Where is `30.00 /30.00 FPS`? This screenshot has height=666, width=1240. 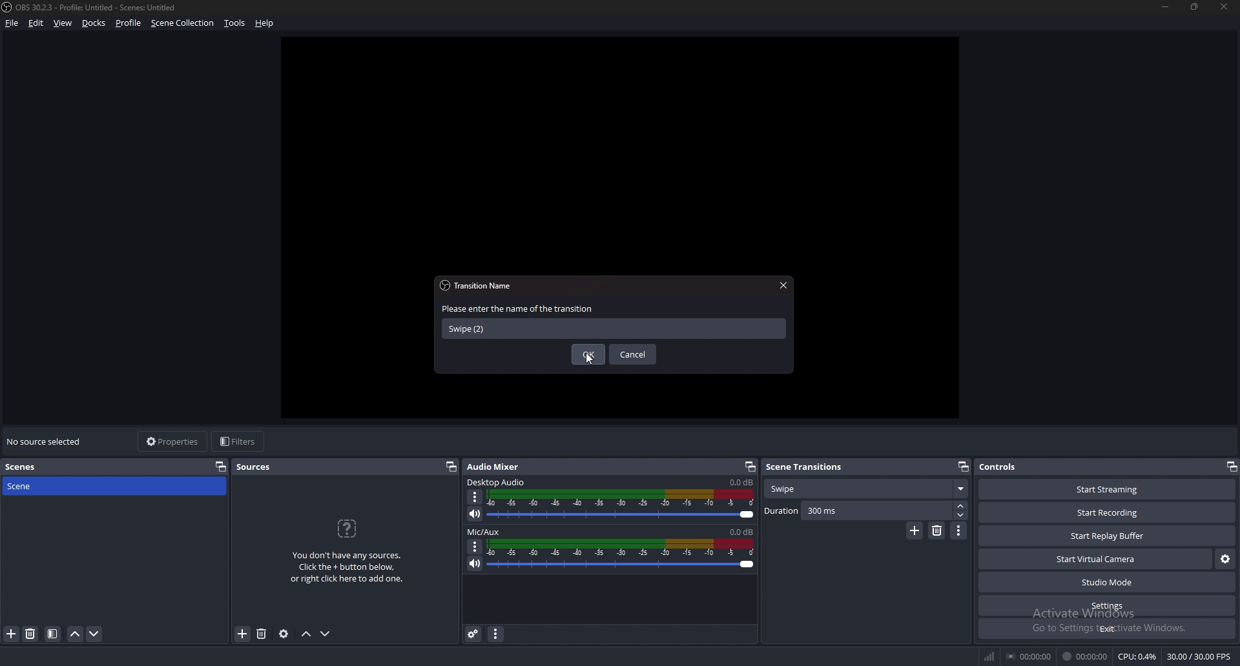
30.00 /30.00 FPS is located at coordinates (1199, 656).